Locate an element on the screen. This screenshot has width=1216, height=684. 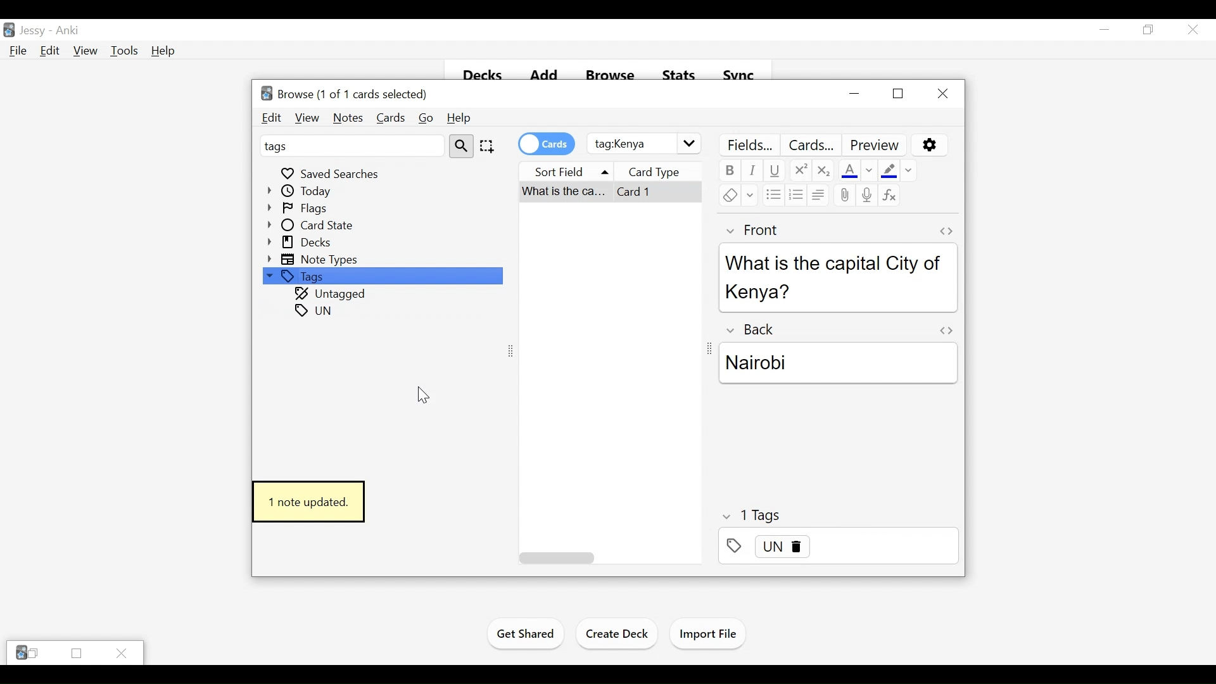
What is the capital city of Kenya? is located at coordinates (837, 277).